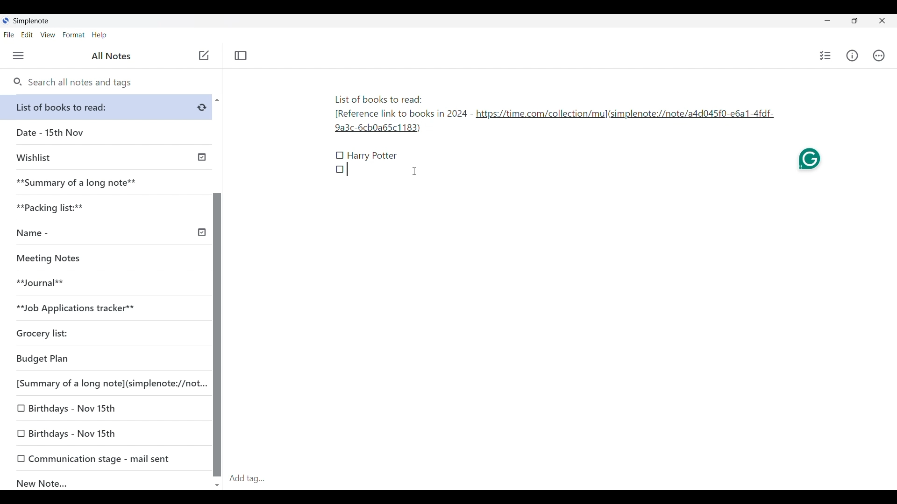 This screenshot has width=897, height=504. I want to click on **Journal**, so click(103, 283).